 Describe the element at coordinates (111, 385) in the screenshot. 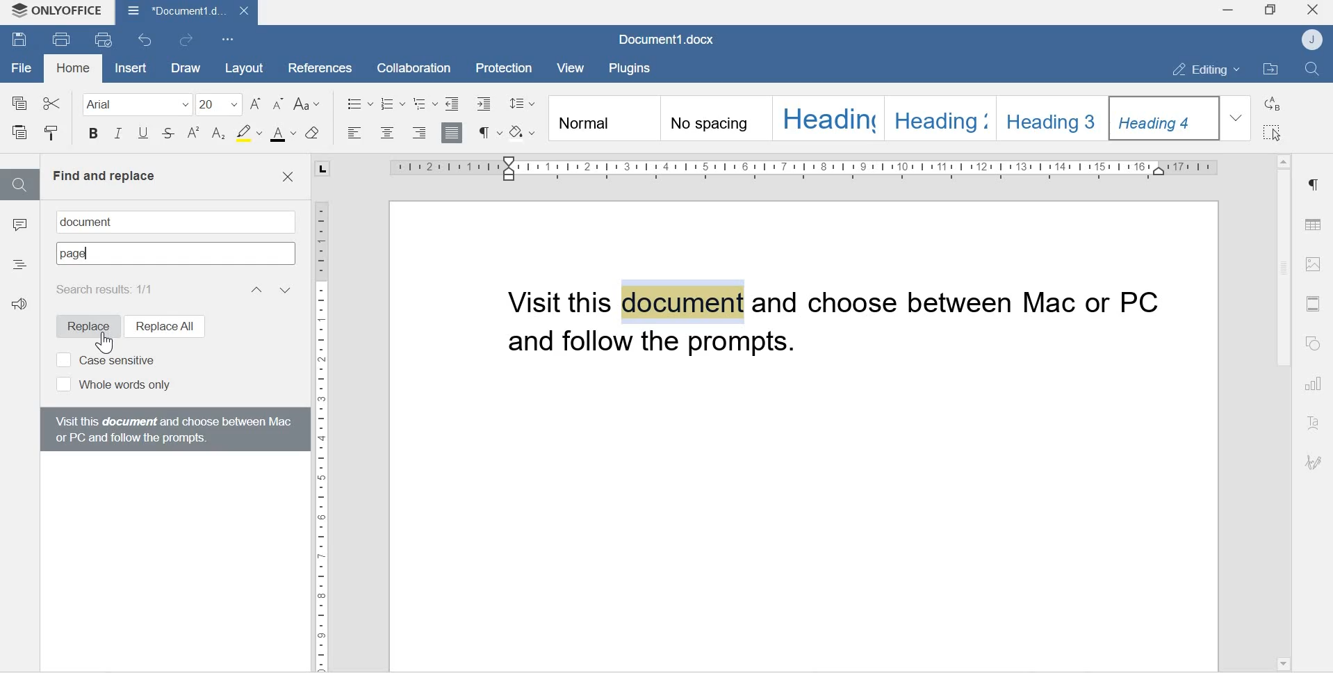

I see `Whole words only` at that location.